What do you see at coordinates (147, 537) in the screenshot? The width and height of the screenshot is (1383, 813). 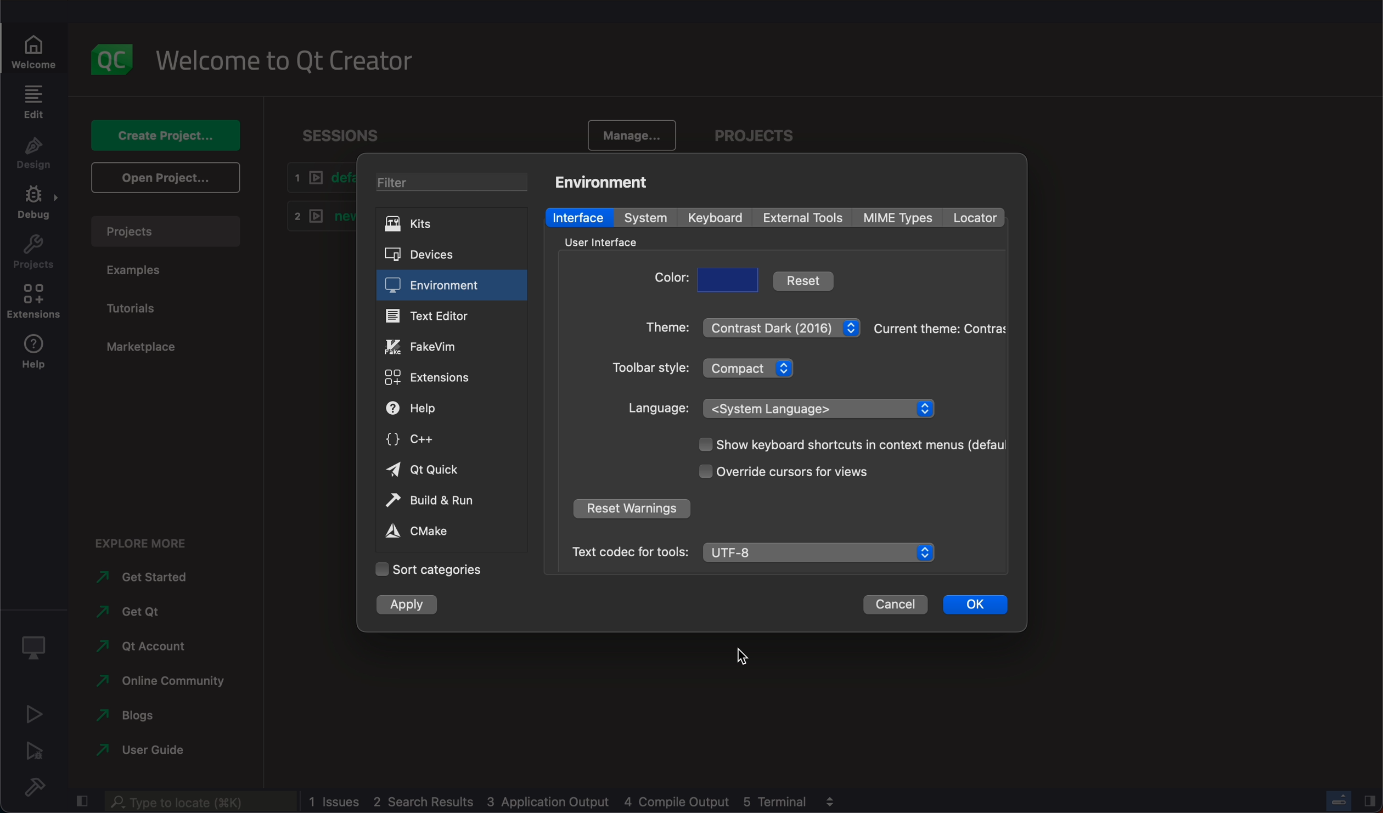 I see `explore more` at bounding box center [147, 537].